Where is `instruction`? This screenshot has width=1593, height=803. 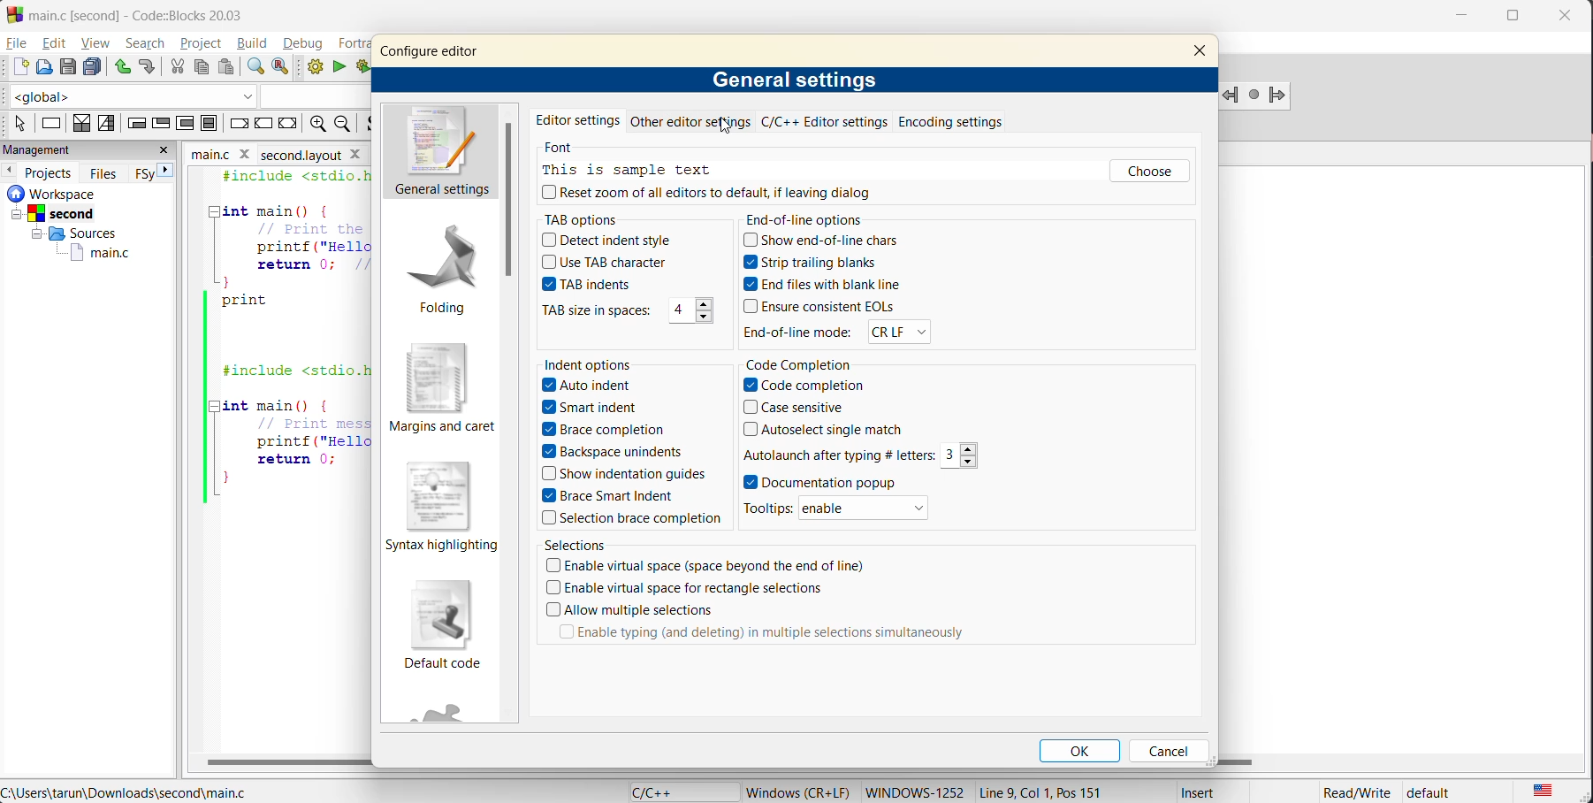 instruction is located at coordinates (52, 123).